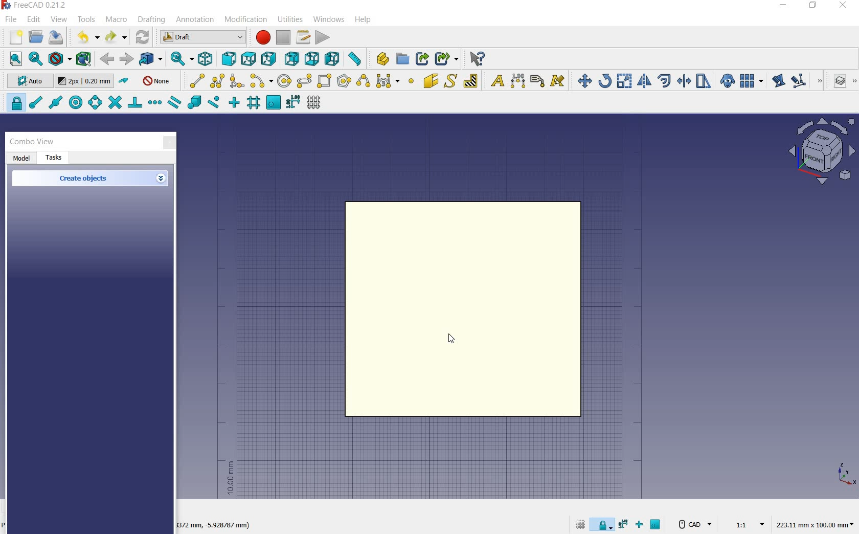 This screenshot has width=859, height=534. What do you see at coordinates (74, 103) in the screenshot?
I see `snap center` at bounding box center [74, 103].